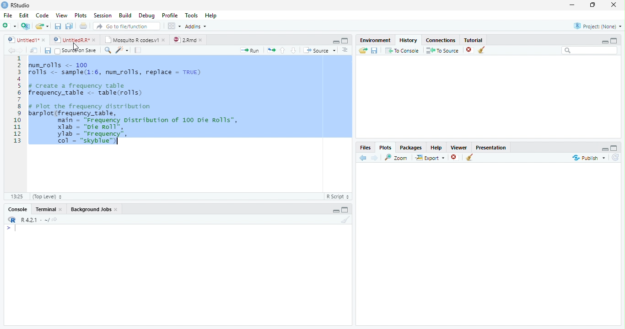 The width and height of the screenshot is (625, 329). I want to click on Clear, so click(482, 50).